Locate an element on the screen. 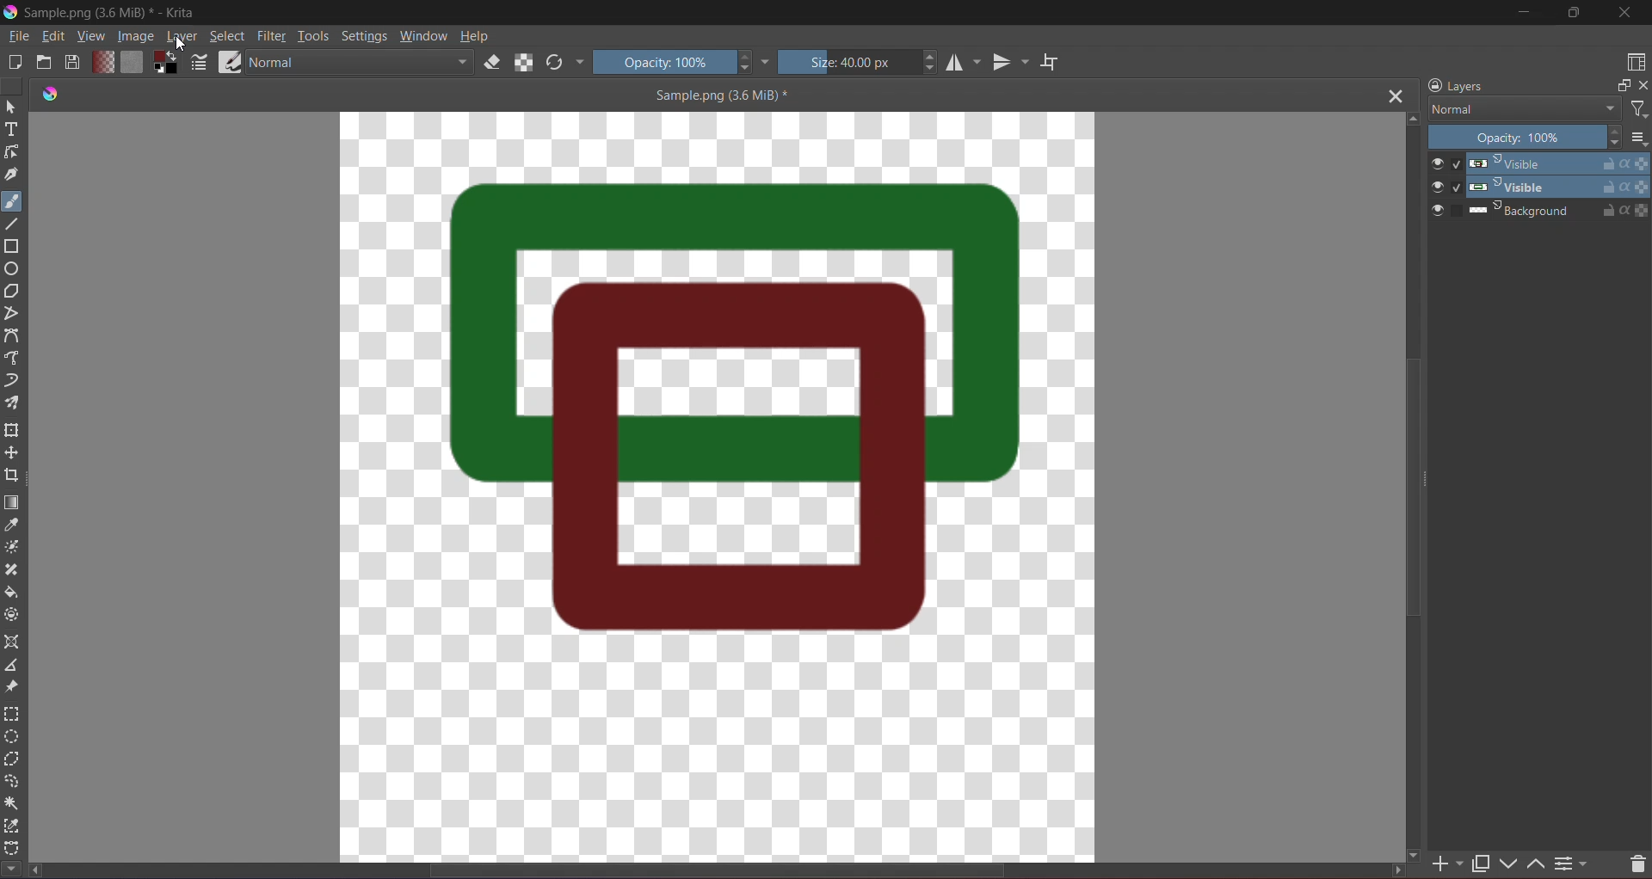 This screenshot has height=879, width=1652. Objects is located at coordinates (731, 417).